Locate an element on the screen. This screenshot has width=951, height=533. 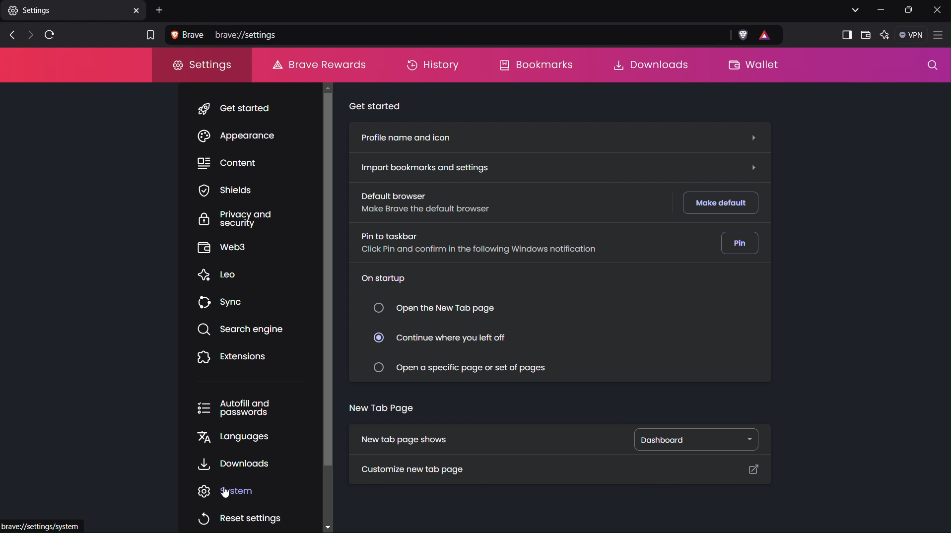
Bookmarks is located at coordinates (535, 66).